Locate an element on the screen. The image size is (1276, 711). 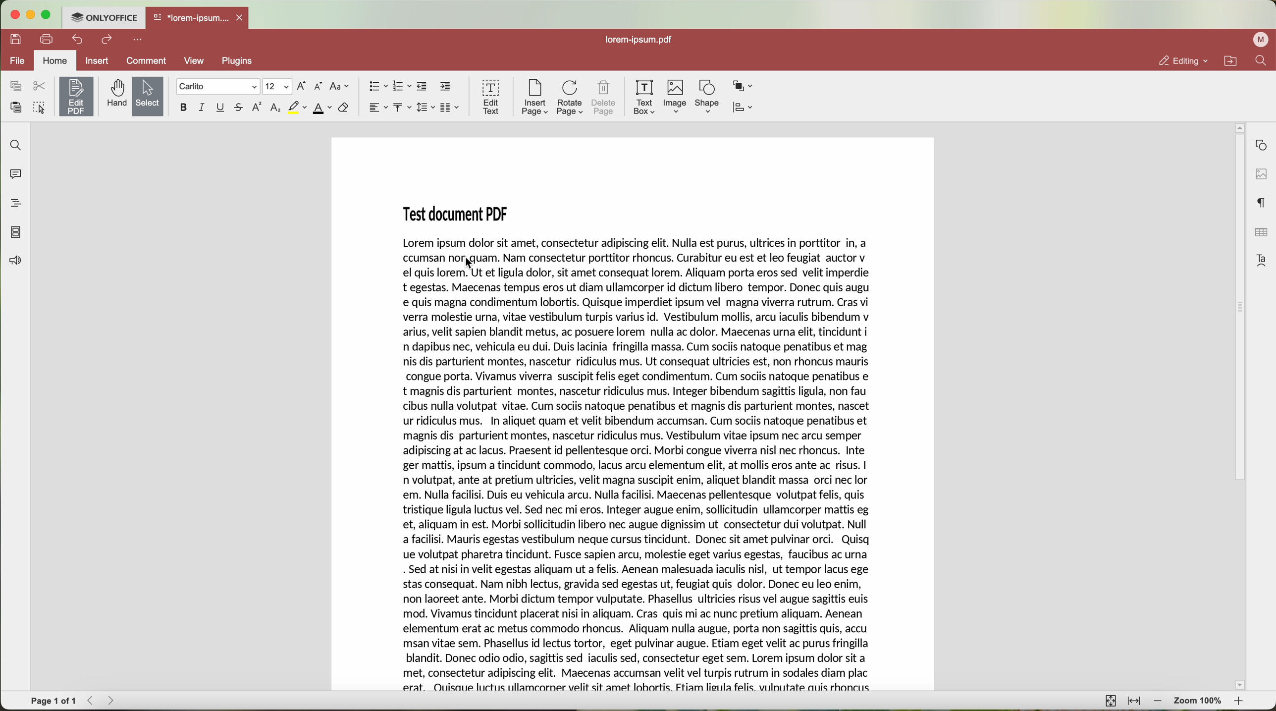
View is located at coordinates (197, 61).